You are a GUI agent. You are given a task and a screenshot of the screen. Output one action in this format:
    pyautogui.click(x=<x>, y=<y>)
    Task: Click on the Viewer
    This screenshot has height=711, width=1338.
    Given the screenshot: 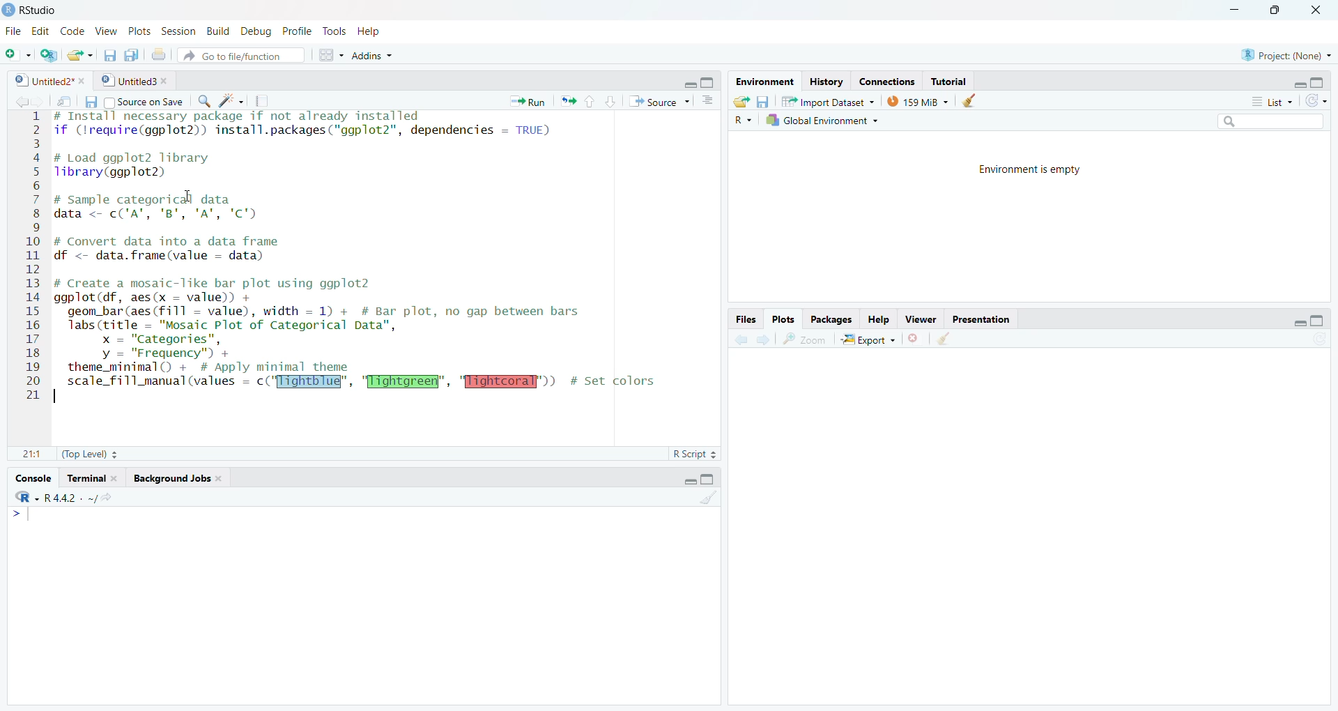 What is the action you would take?
    pyautogui.click(x=922, y=319)
    